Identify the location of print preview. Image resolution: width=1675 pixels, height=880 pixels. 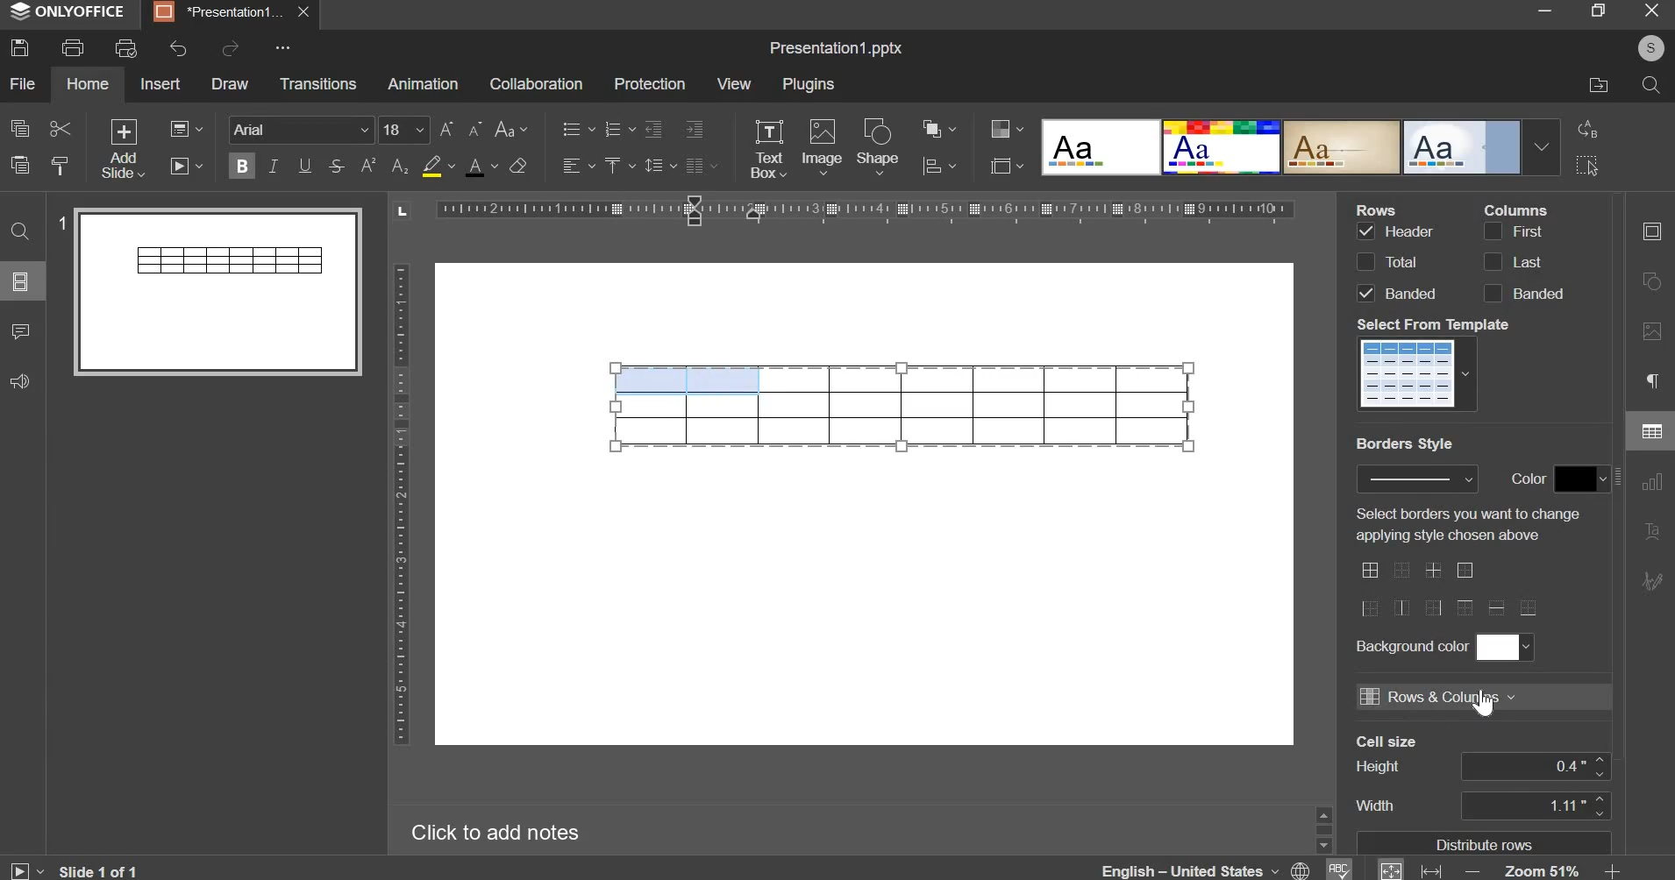
(125, 50).